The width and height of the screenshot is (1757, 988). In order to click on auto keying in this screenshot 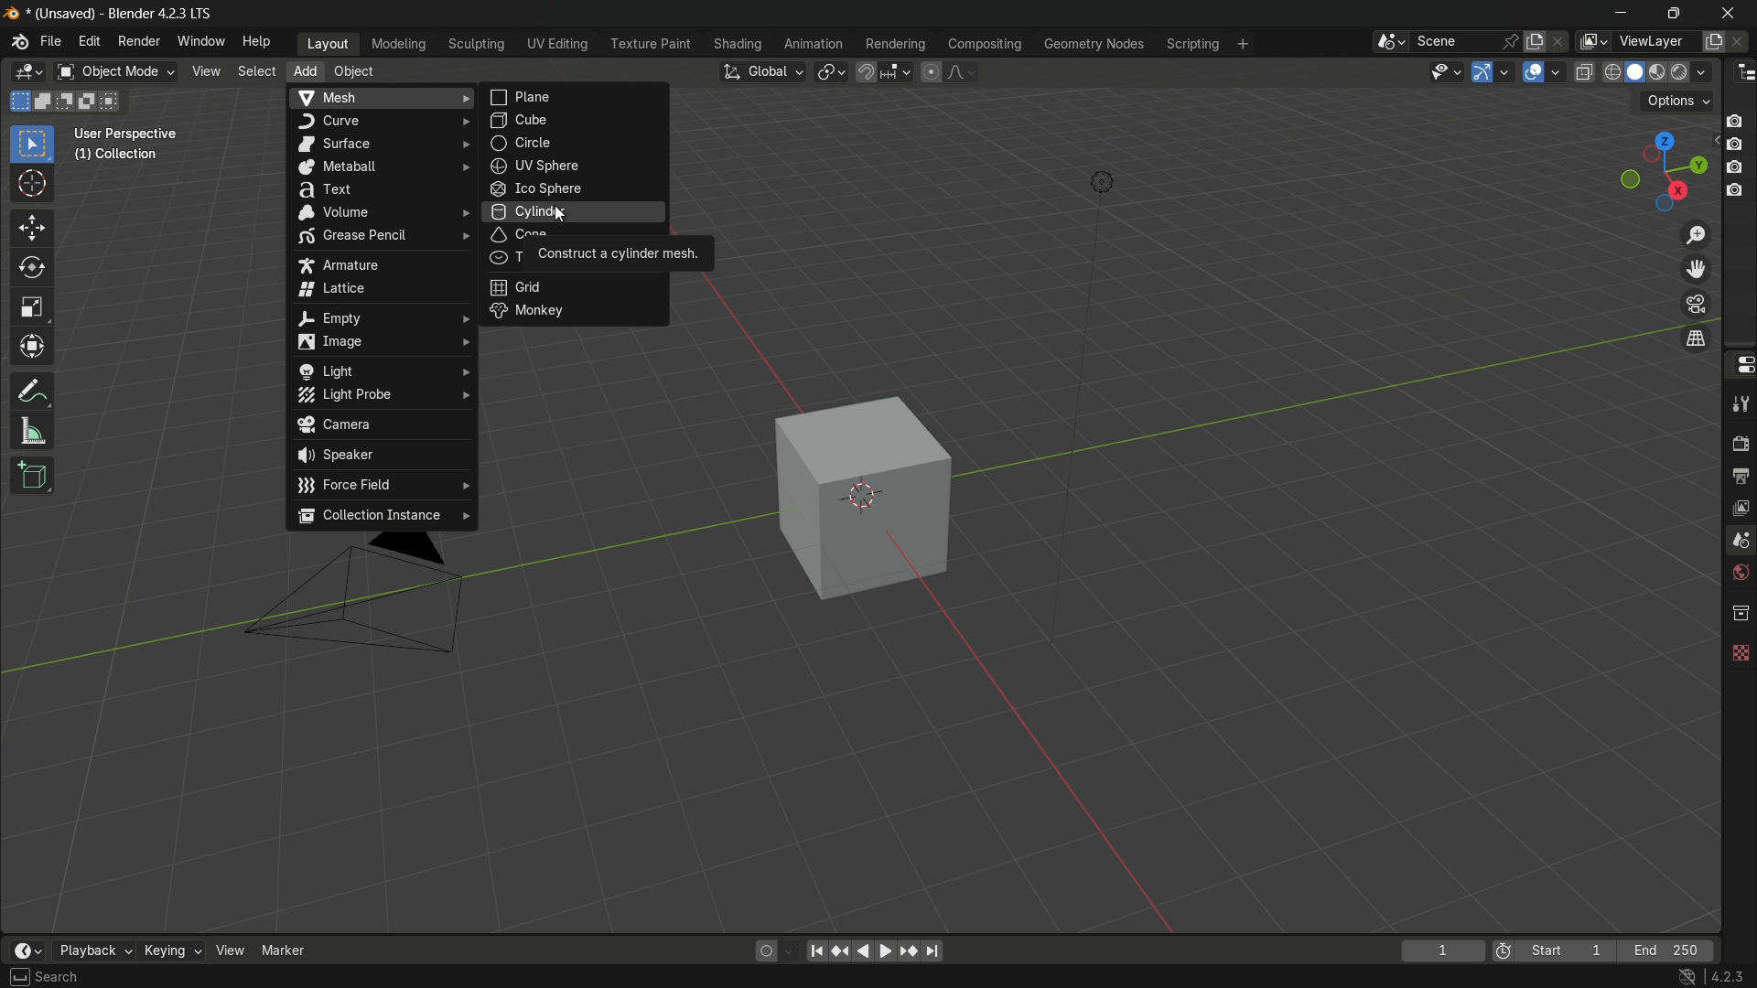, I will do `click(764, 951)`.